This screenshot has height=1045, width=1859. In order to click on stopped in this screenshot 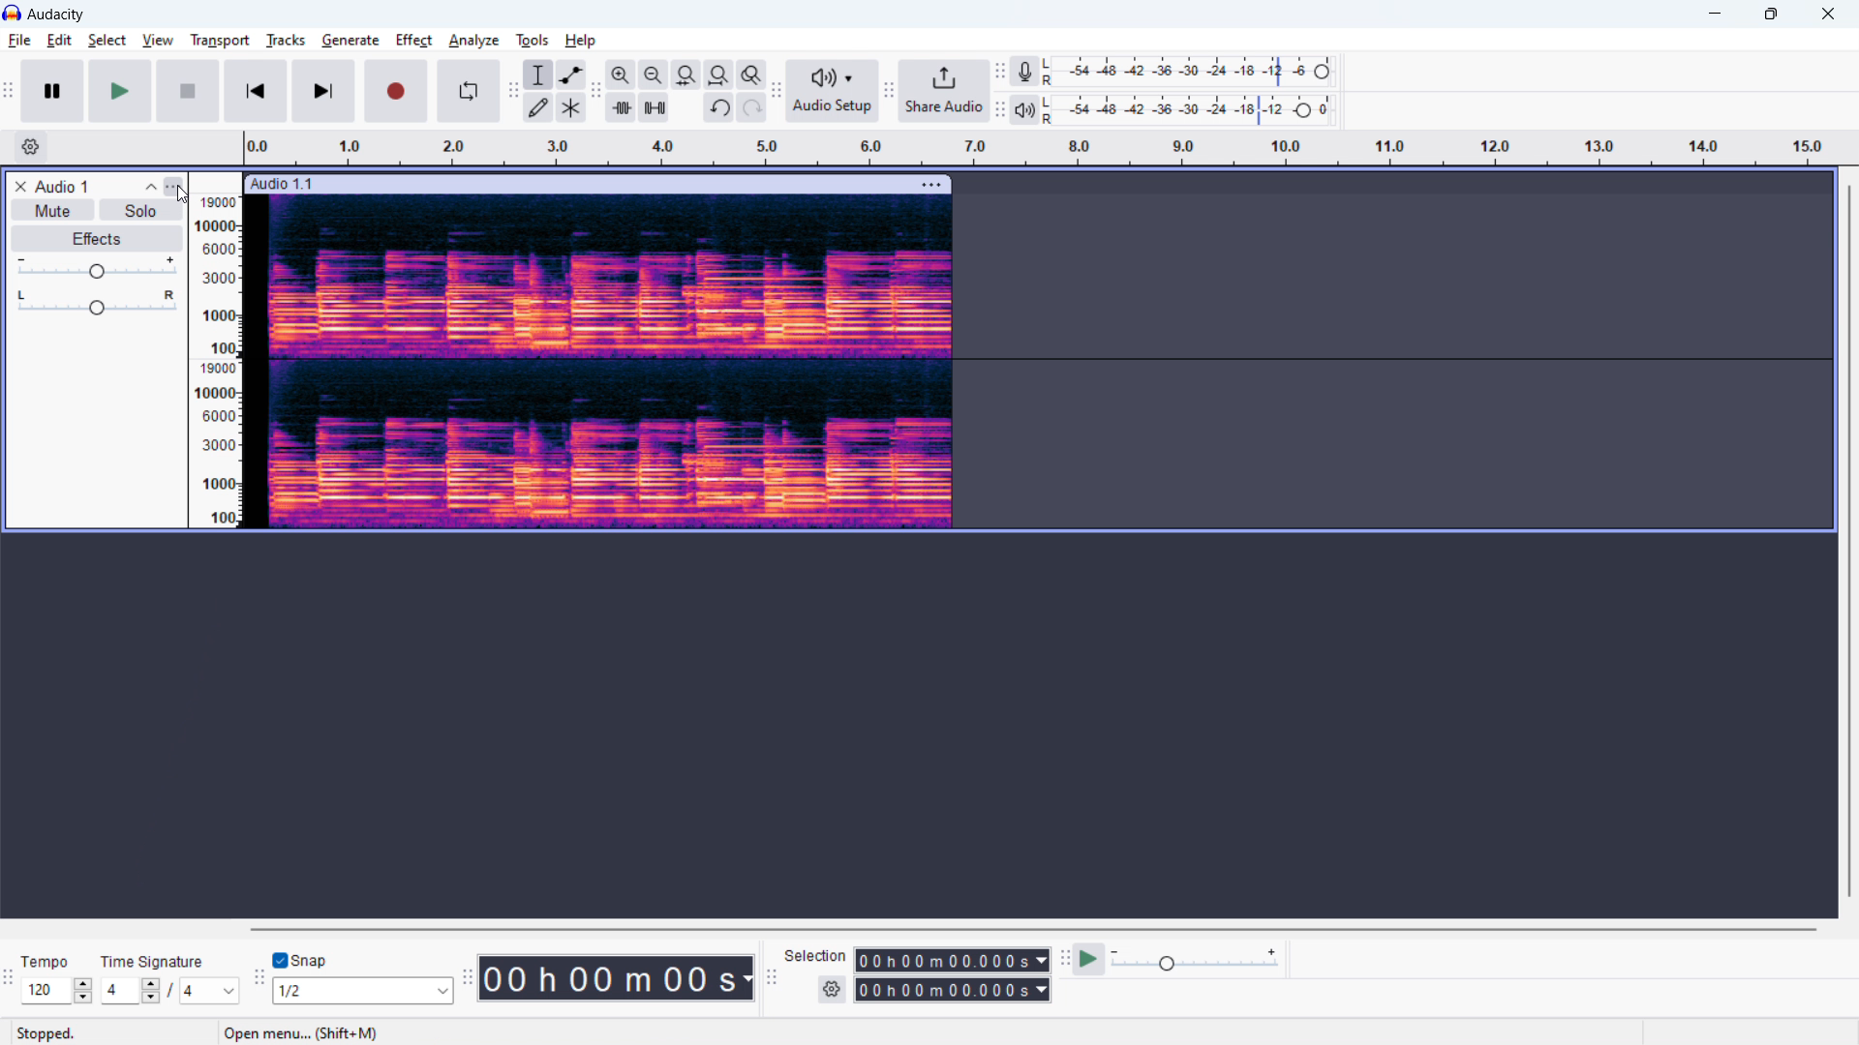, I will do `click(47, 1034)`.